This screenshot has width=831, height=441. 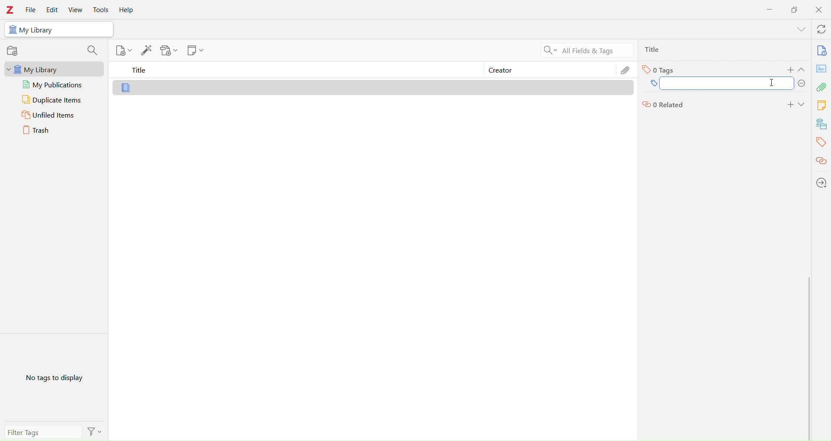 I want to click on No Tags to Display, so click(x=58, y=378).